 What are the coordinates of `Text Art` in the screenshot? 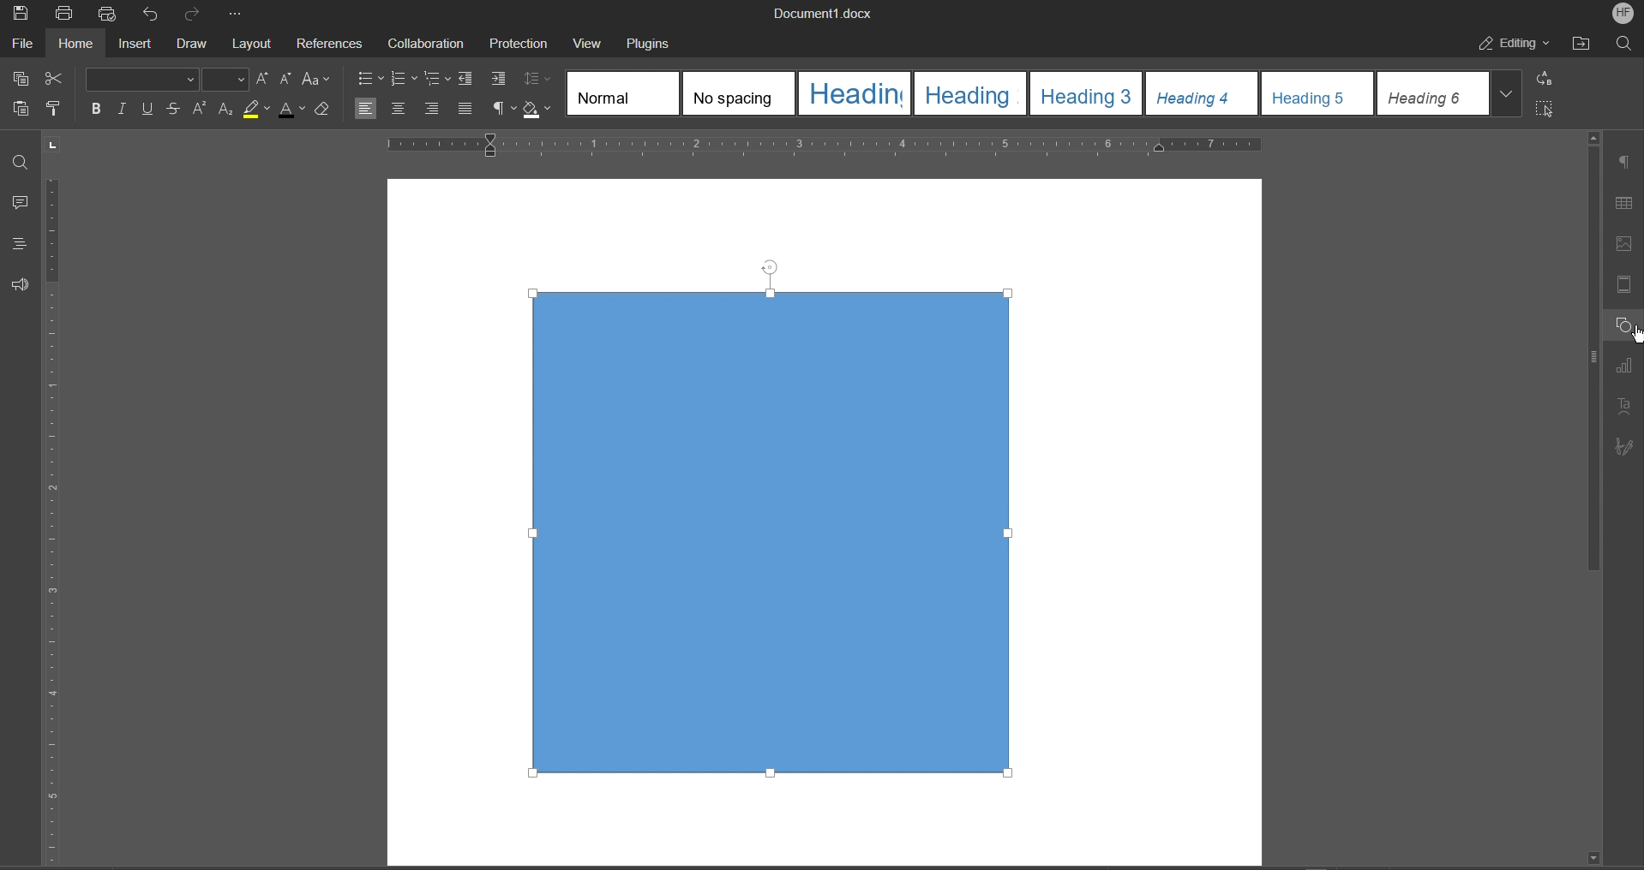 It's located at (1627, 403).